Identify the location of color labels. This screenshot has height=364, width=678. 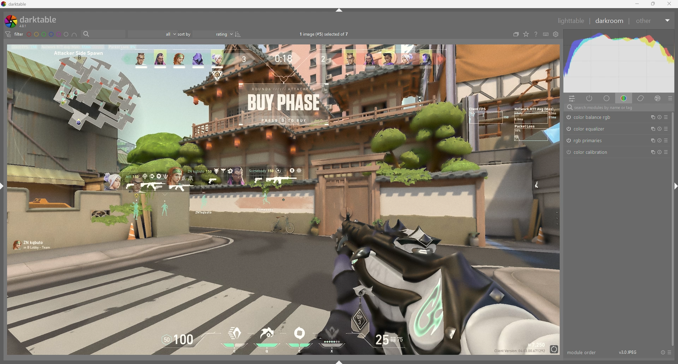
(47, 34).